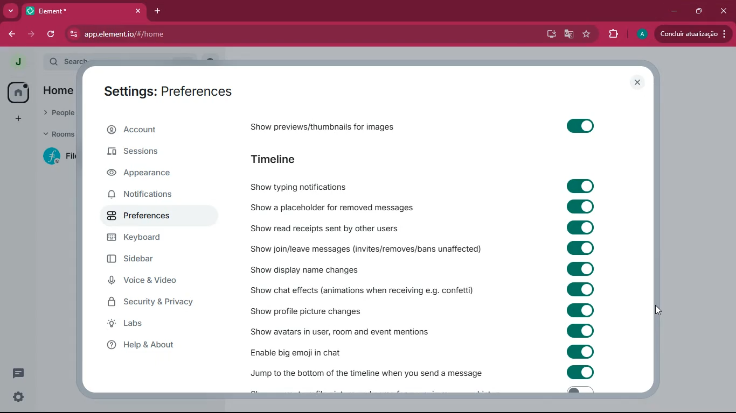 The width and height of the screenshot is (736, 413). Describe the element at coordinates (580, 227) in the screenshot. I see `toggle on ` at that location.